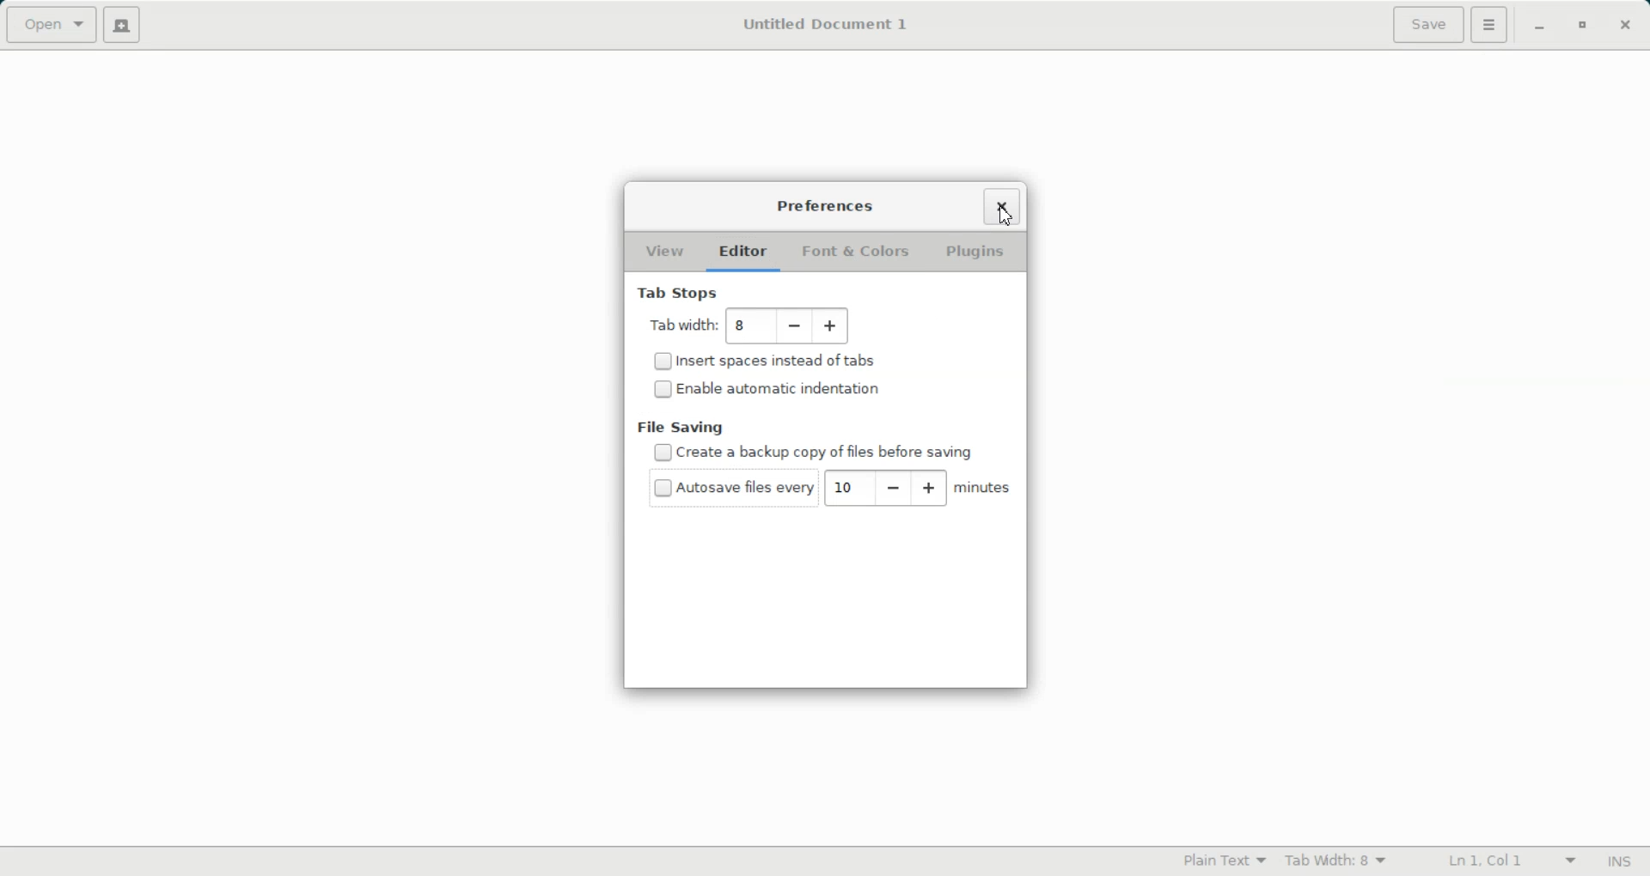  Describe the element at coordinates (797, 327) in the screenshot. I see `Decrease` at that location.